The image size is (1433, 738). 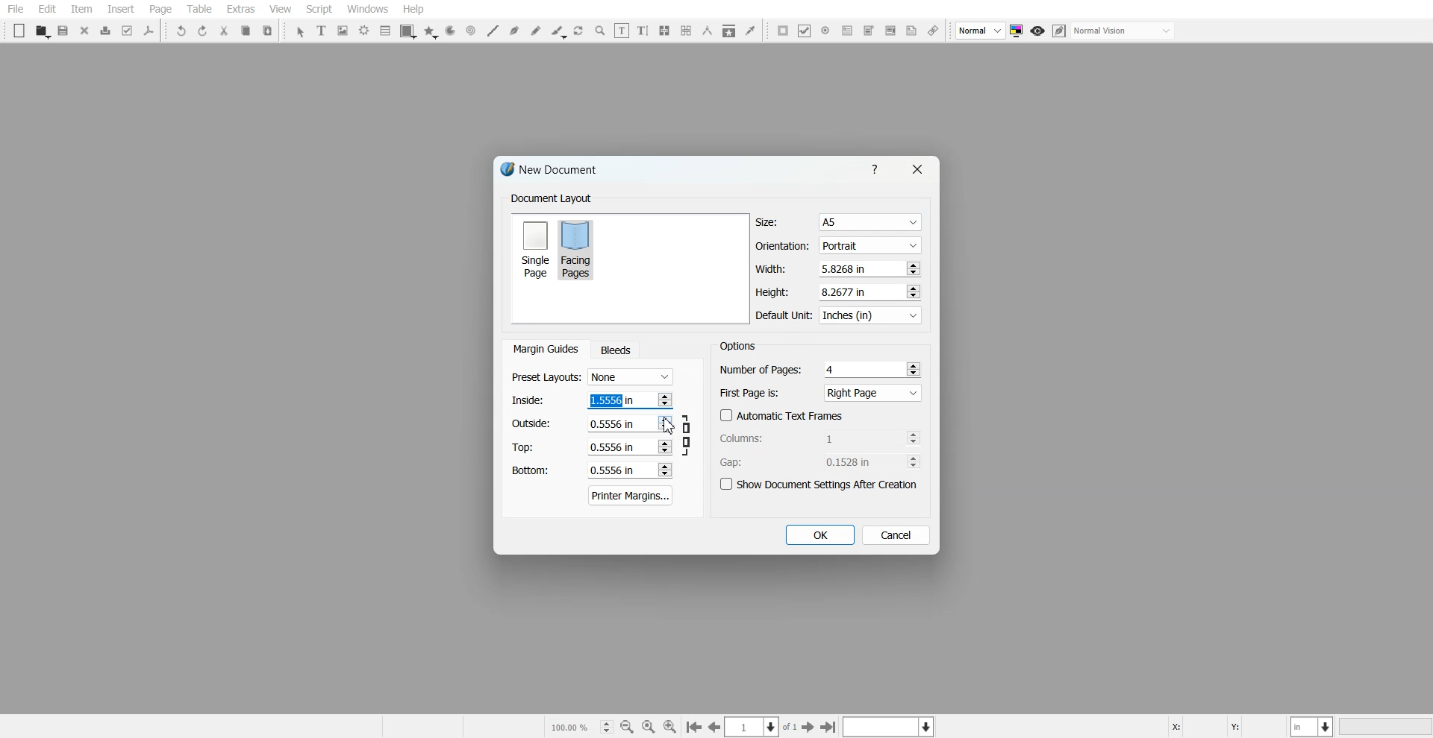 I want to click on Page, so click(x=160, y=10).